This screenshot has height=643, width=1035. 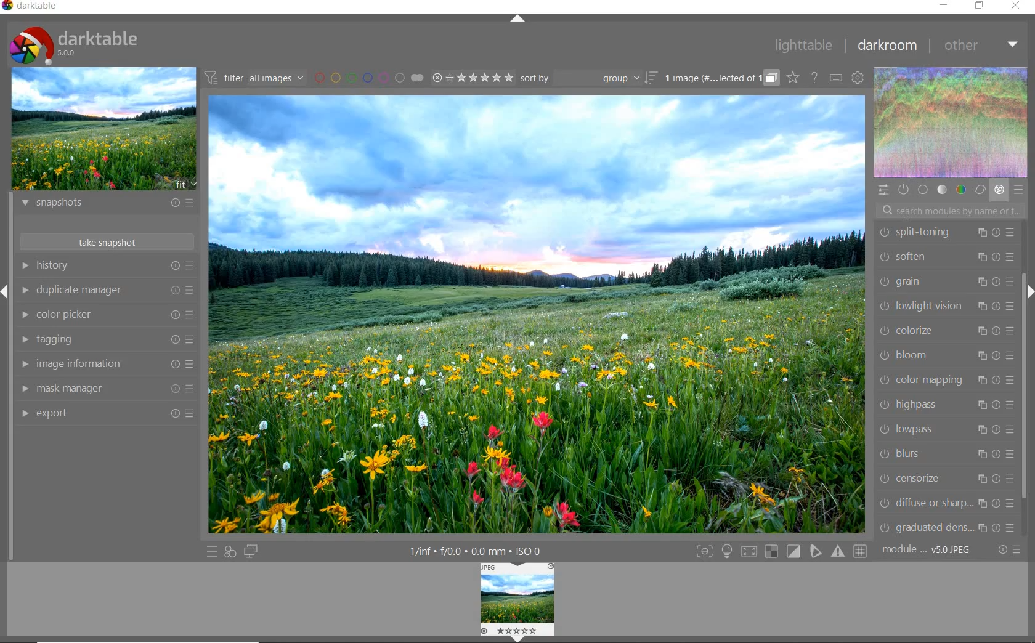 I want to click on filter images by color labels, so click(x=368, y=78).